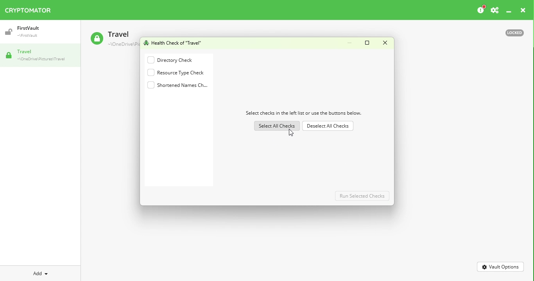 Image resolution: width=534 pixels, height=281 pixels. I want to click on Resource type check, so click(183, 73).